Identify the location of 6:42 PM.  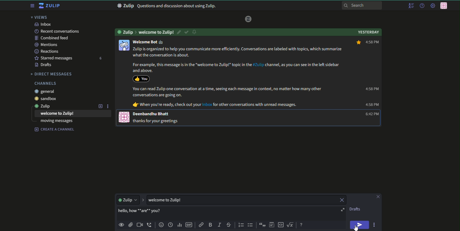
(370, 114).